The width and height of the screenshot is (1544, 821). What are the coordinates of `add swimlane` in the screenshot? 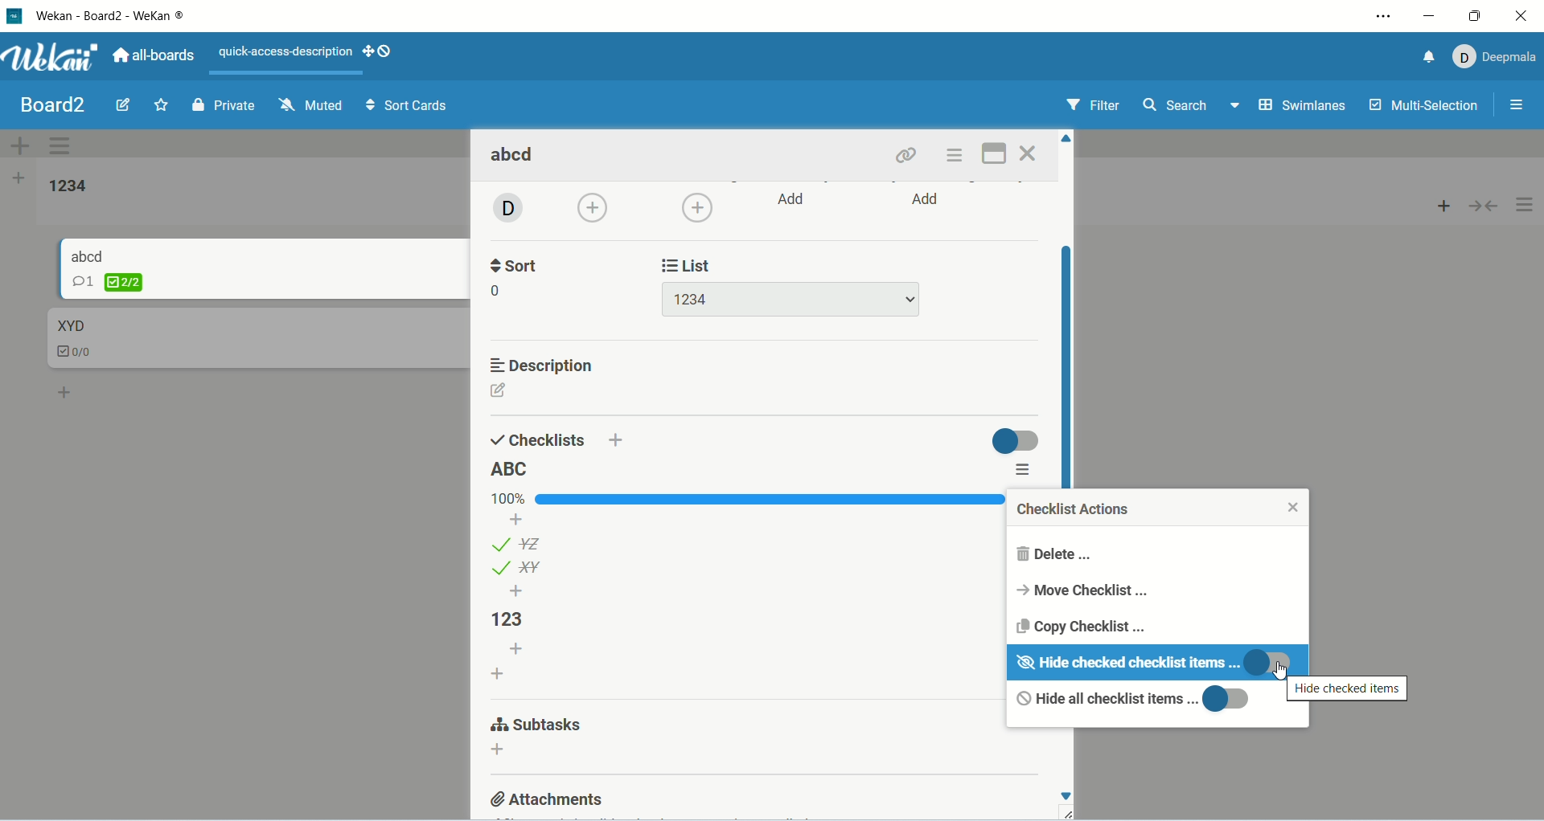 It's located at (16, 142).